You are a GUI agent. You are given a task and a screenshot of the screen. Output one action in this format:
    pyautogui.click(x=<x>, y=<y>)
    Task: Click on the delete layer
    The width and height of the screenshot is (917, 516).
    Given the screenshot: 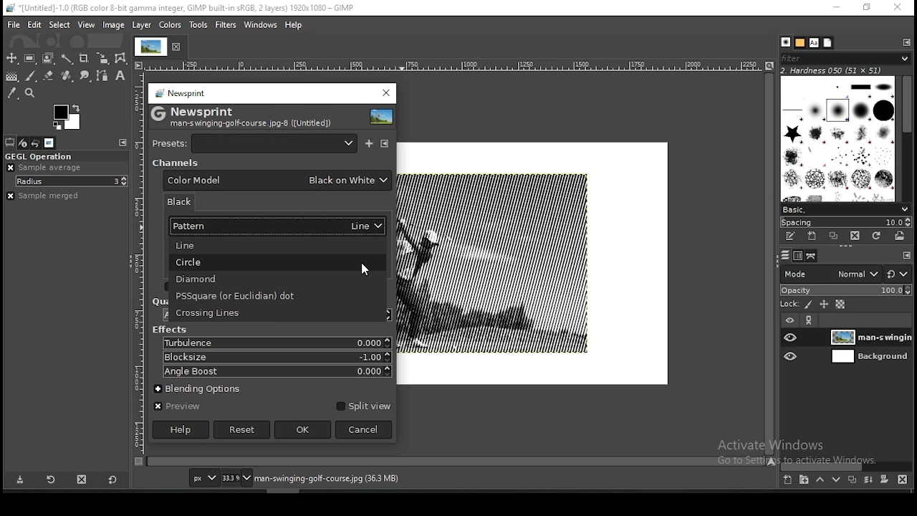 What is the action you would take?
    pyautogui.click(x=906, y=479)
    